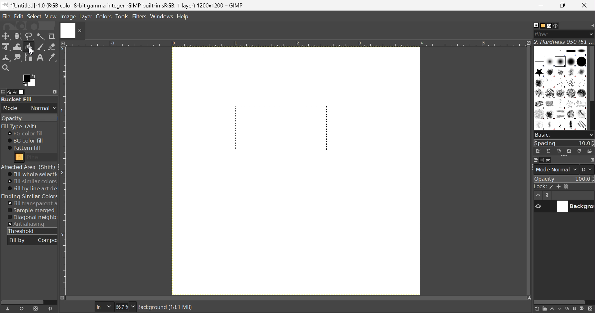  I want to click on Pixel, so click(560, 51).